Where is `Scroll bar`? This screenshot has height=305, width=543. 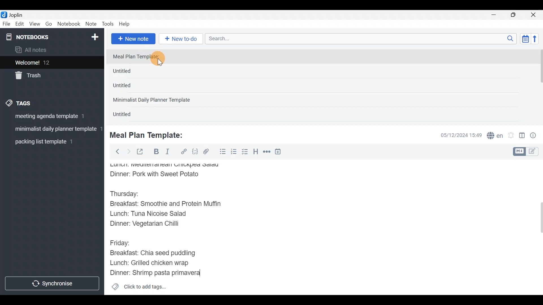
Scroll bar is located at coordinates (537, 227).